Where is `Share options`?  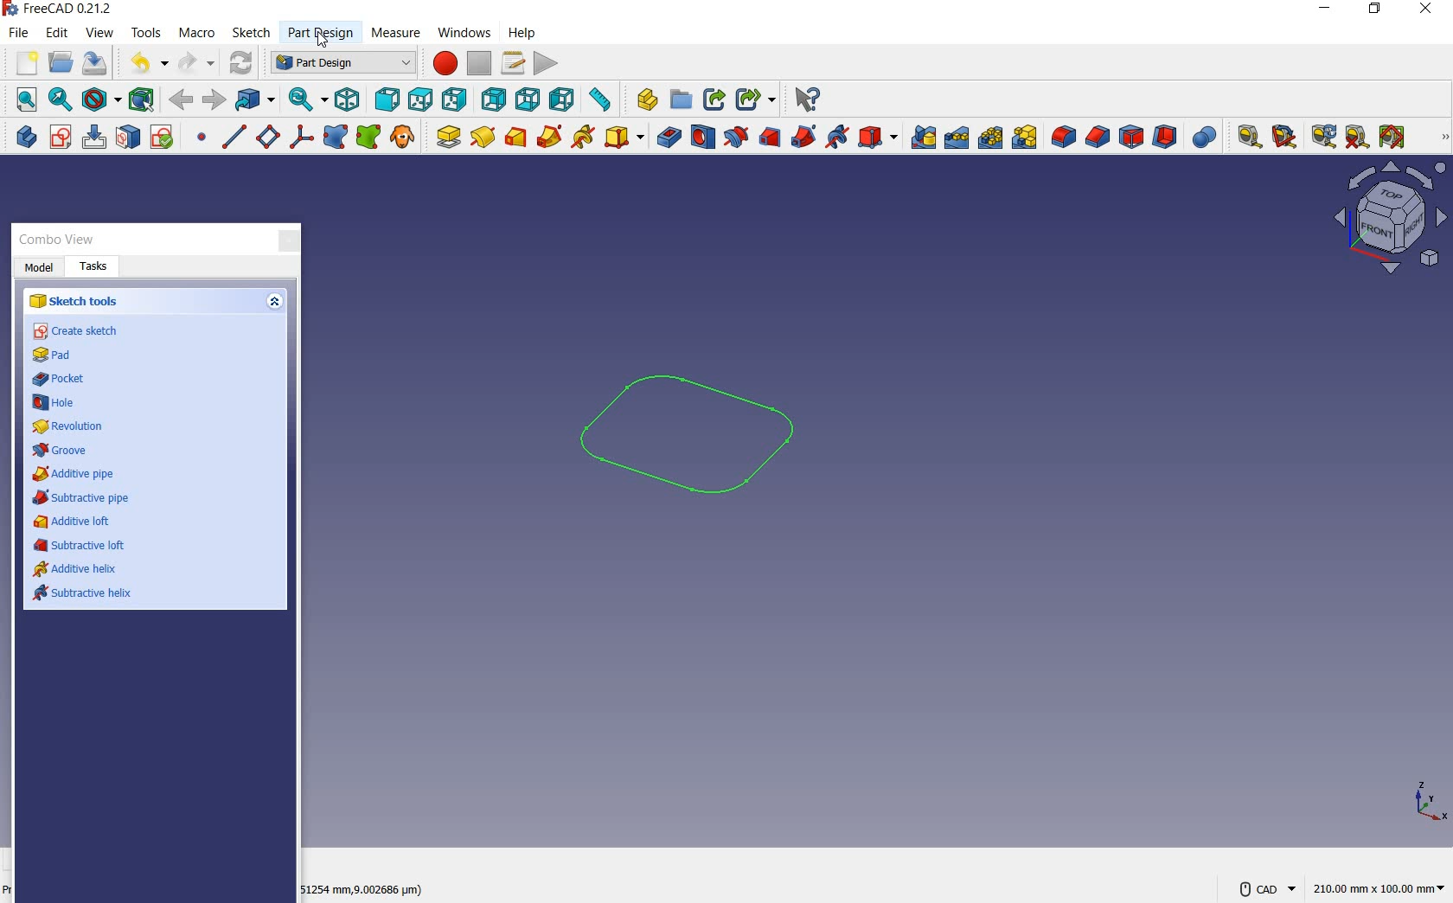
Share options is located at coordinates (757, 97).